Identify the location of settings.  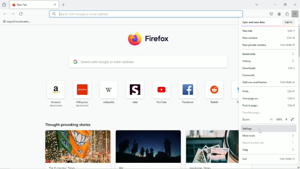
(269, 128).